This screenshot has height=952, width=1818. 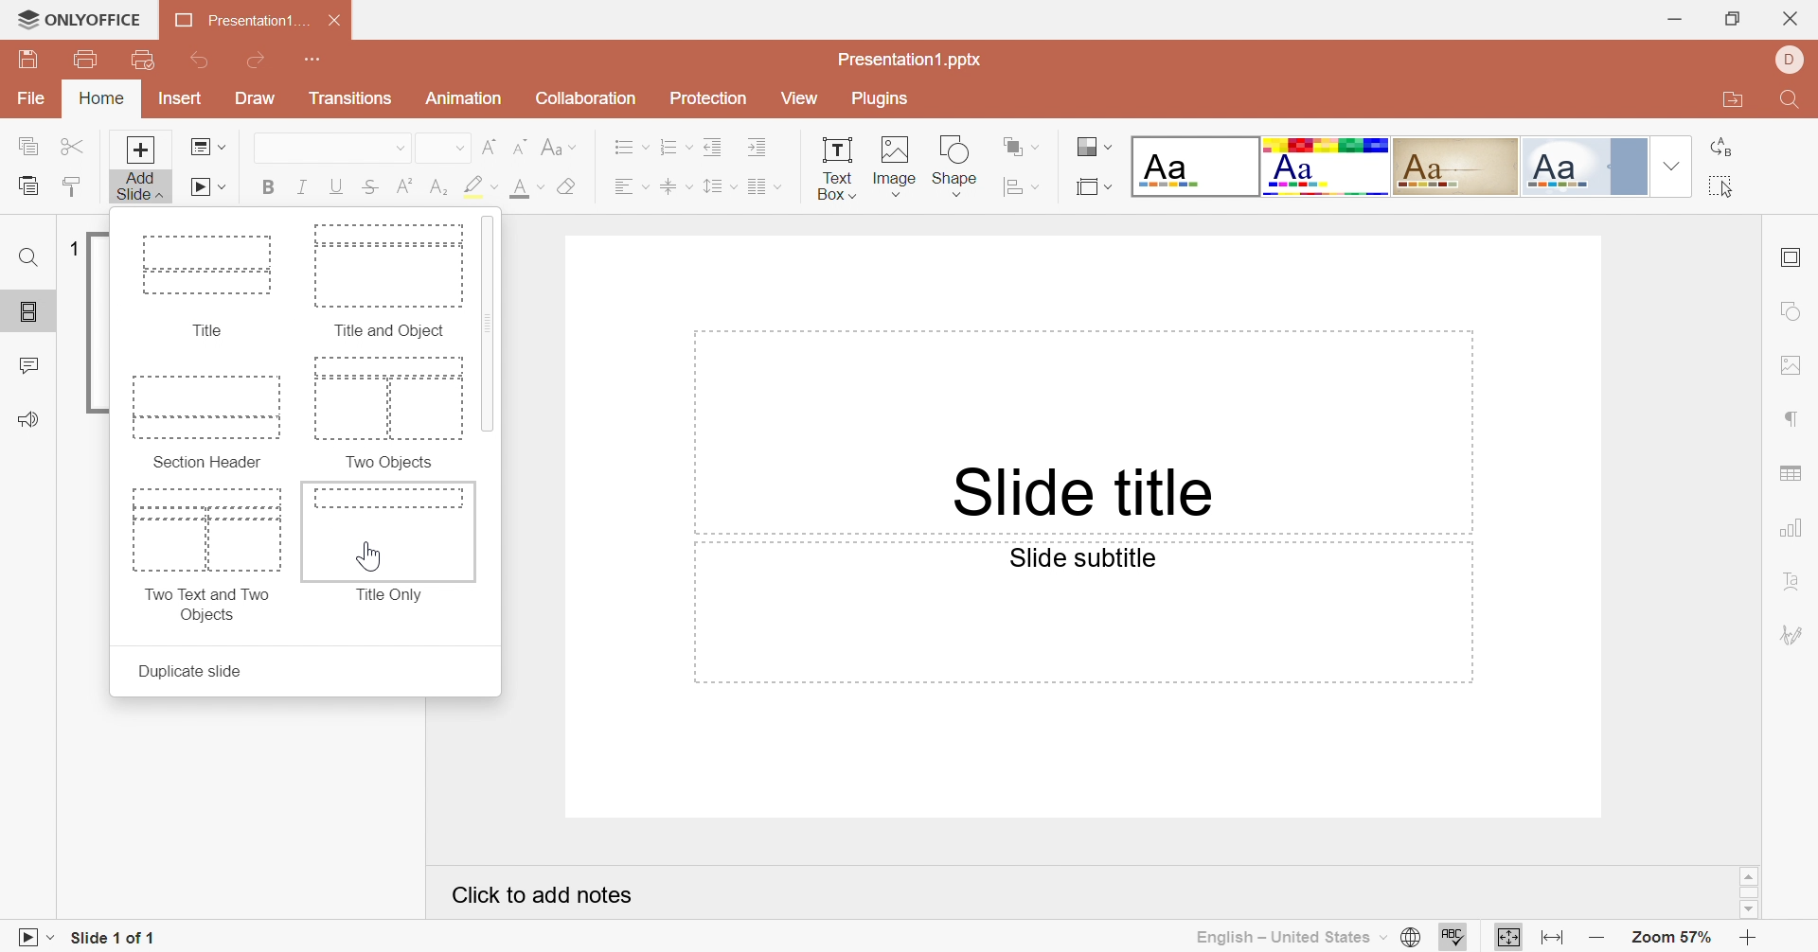 I want to click on Start slideshow, so click(x=34, y=937).